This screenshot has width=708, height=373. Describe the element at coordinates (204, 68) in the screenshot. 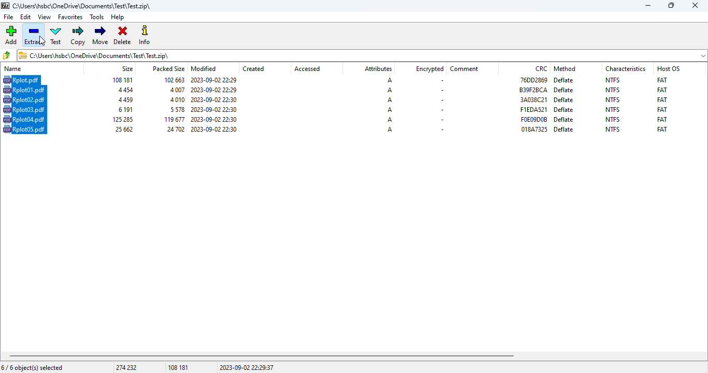

I see `modified` at that location.